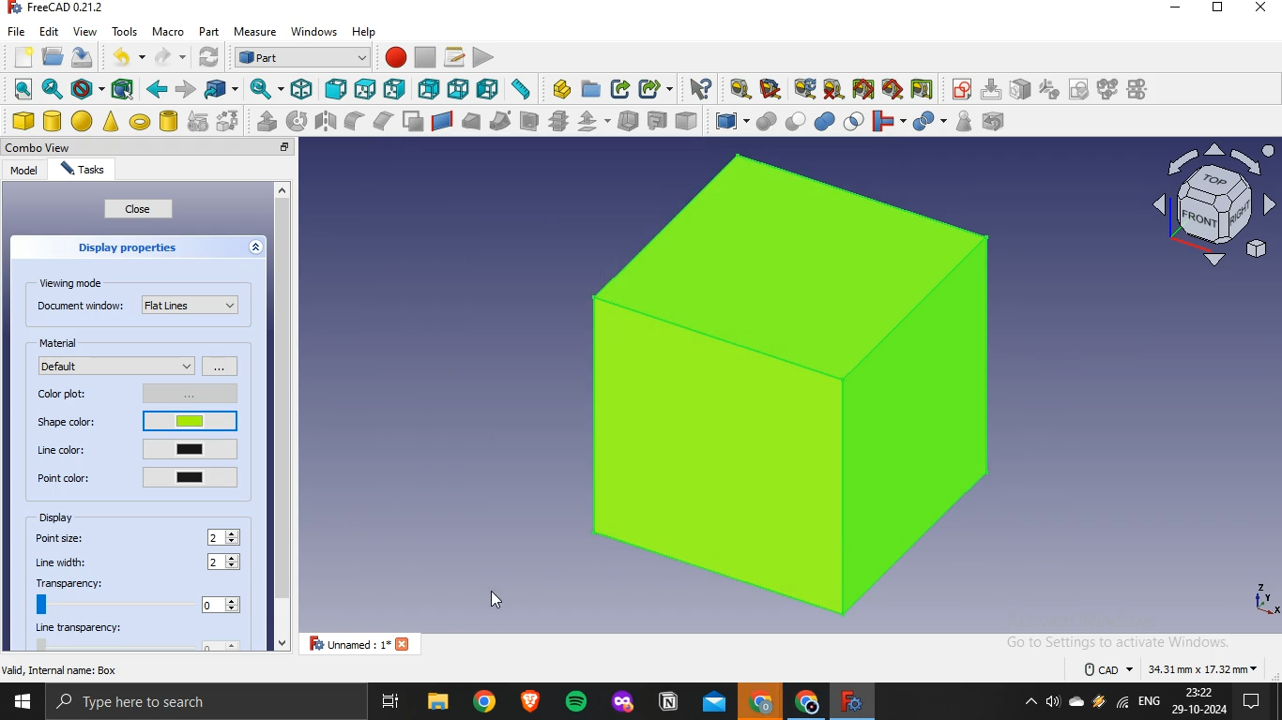 This screenshot has height=720, width=1282. Describe the element at coordinates (156, 89) in the screenshot. I see `backward` at that location.